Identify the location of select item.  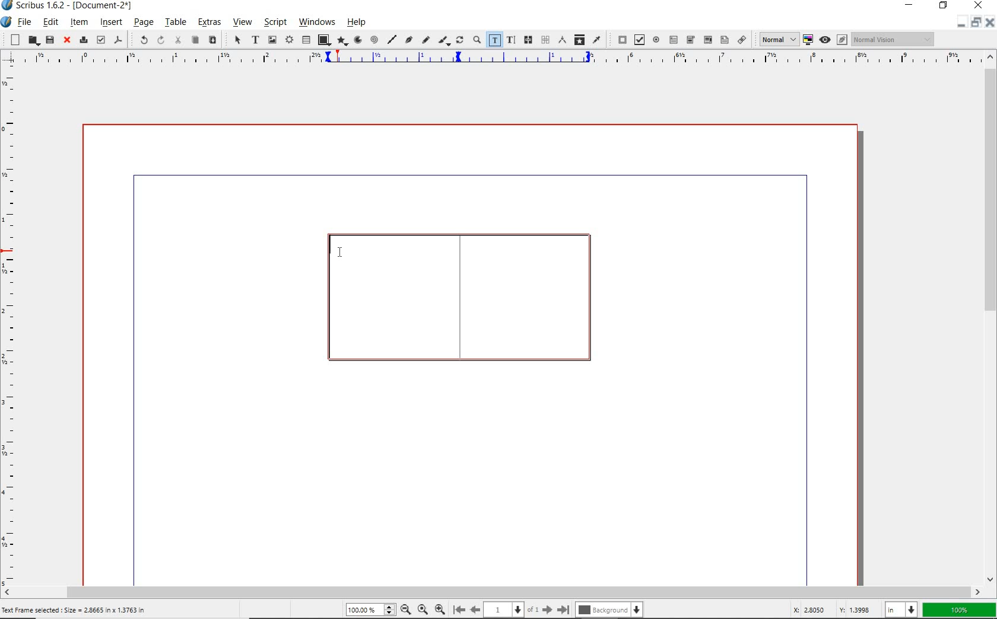
(233, 39).